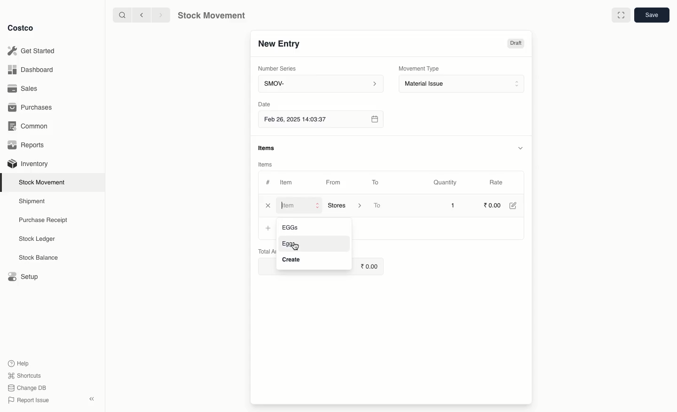 The width and height of the screenshot is (677, 412). I want to click on To, so click(376, 182).